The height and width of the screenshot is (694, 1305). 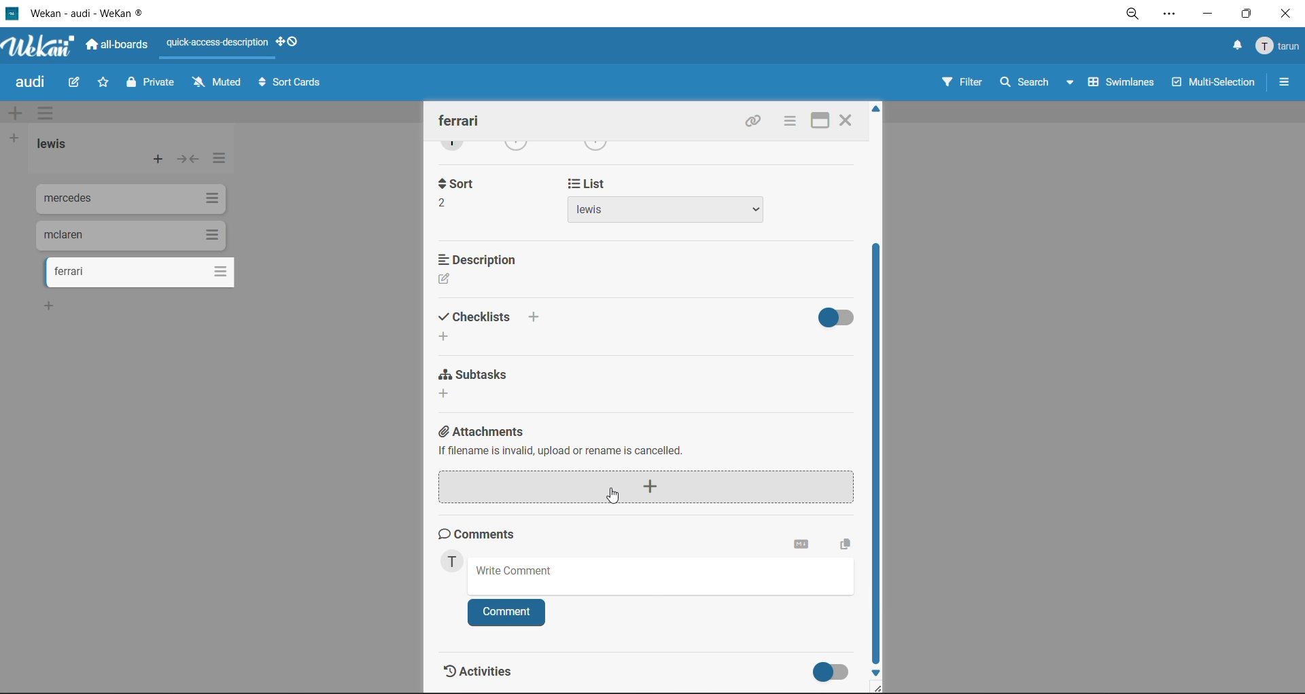 I want to click on sort cards, so click(x=290, y=85).